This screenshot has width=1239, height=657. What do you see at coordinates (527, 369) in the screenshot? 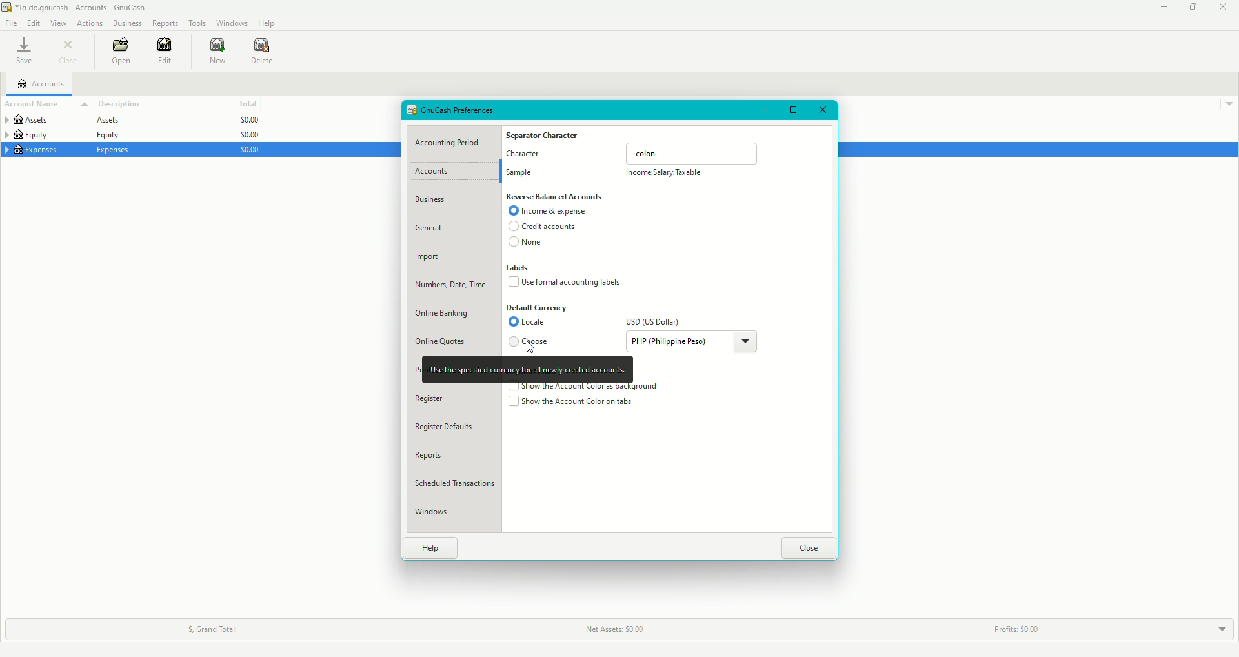
I see `Prompt bar` at bounding box center [527, 369].